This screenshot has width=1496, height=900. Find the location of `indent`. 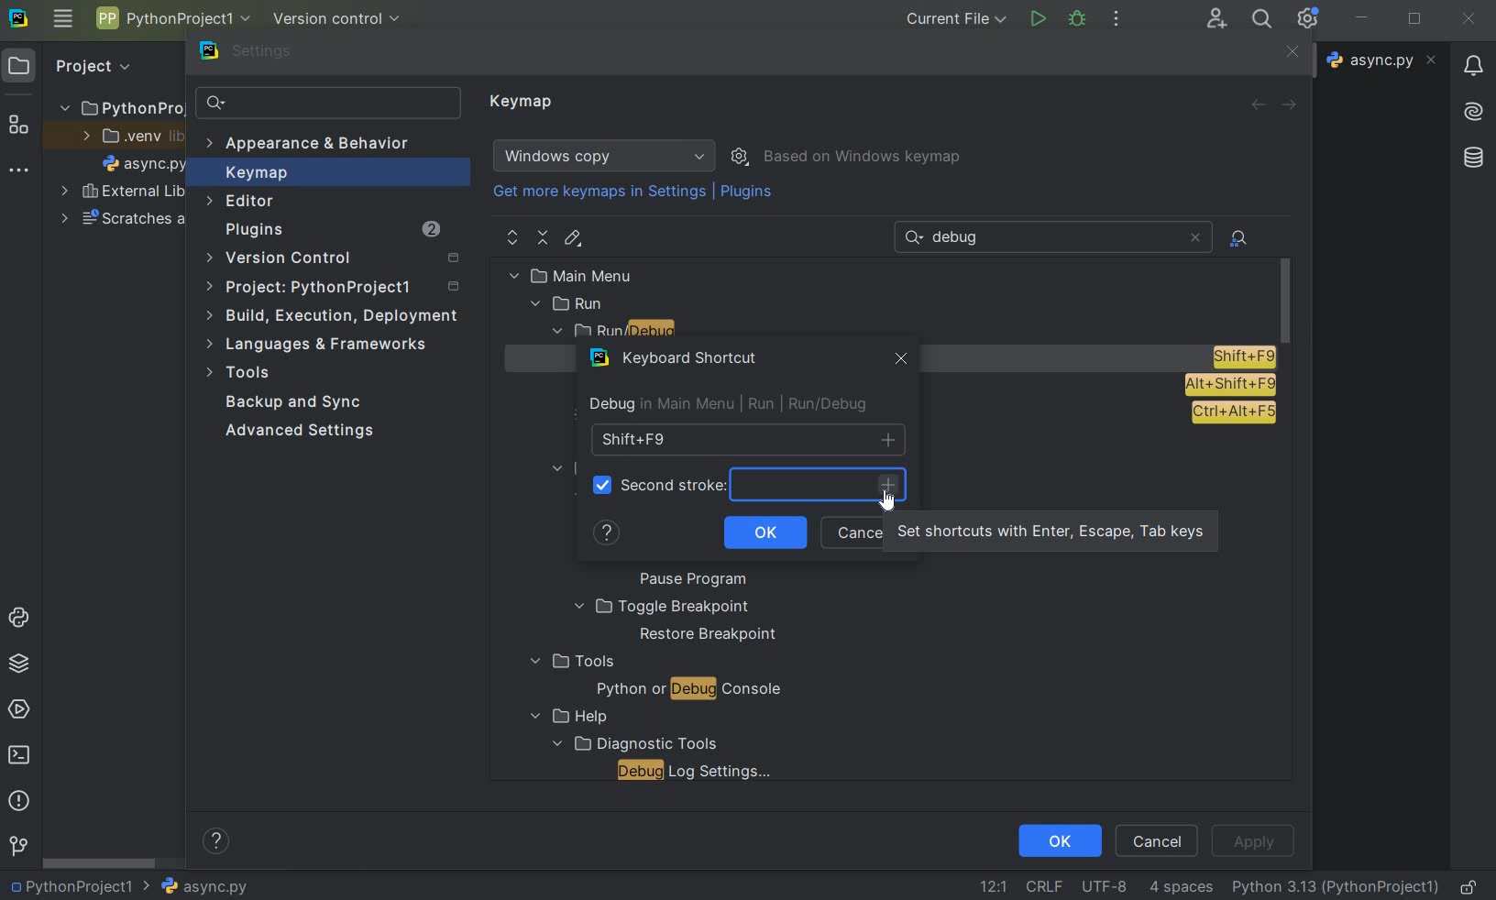

indent is located at coordinates (1181, 887).